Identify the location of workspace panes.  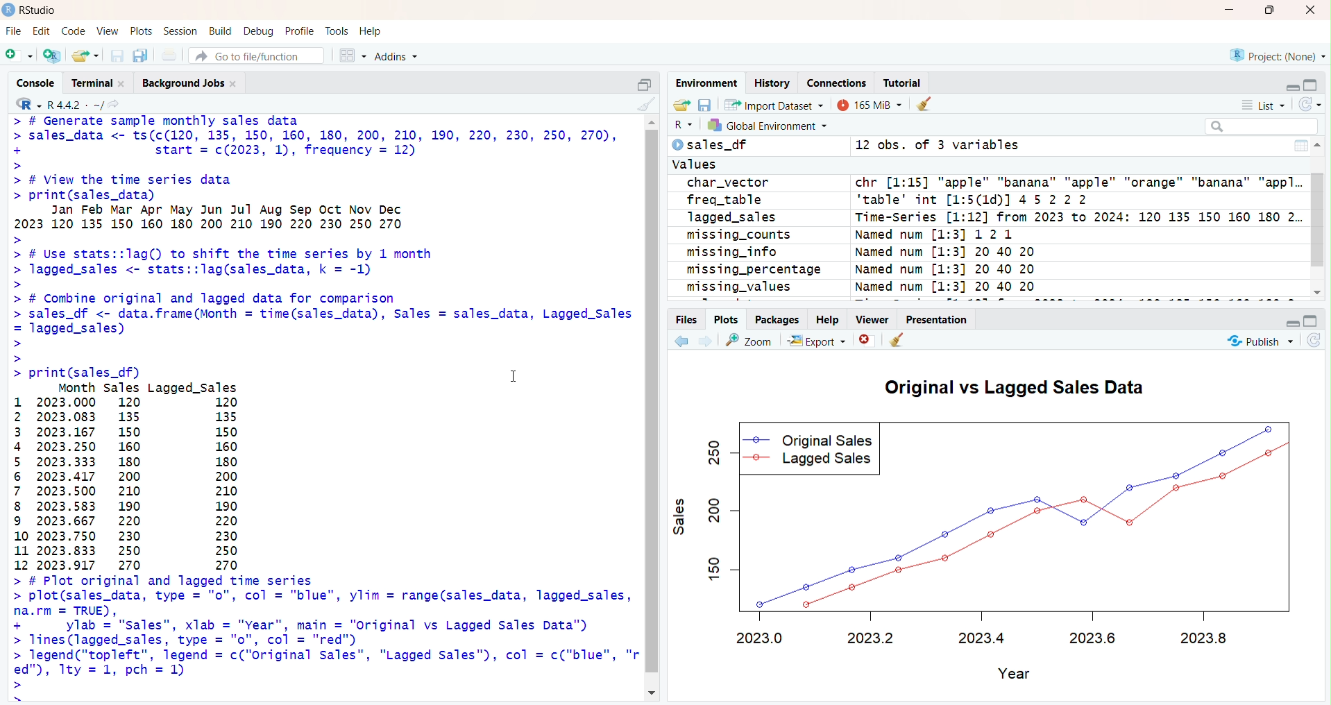
(353, 55).